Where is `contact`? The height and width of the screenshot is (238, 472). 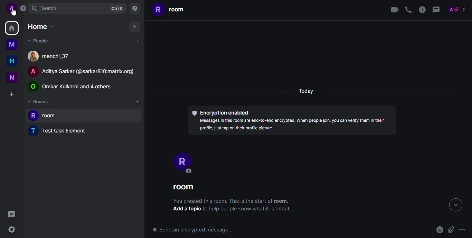
contact is located at coordinates (82, 71).